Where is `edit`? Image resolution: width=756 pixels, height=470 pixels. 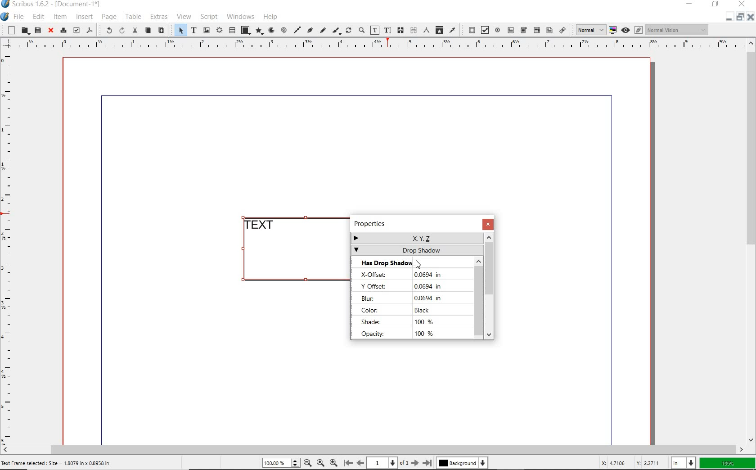
edit is located at coordinates (37, 18).